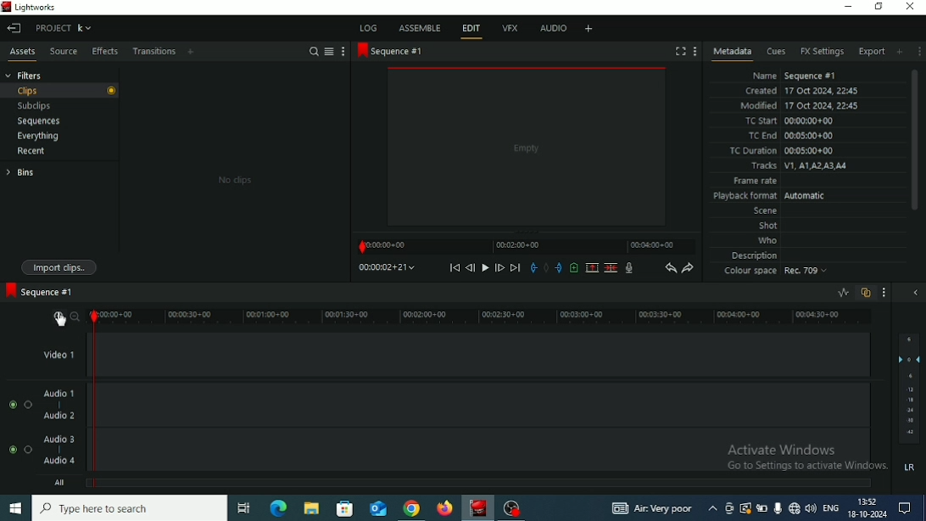 The image size is (926, 521). I want to click on Notifications, so click(905, 507).